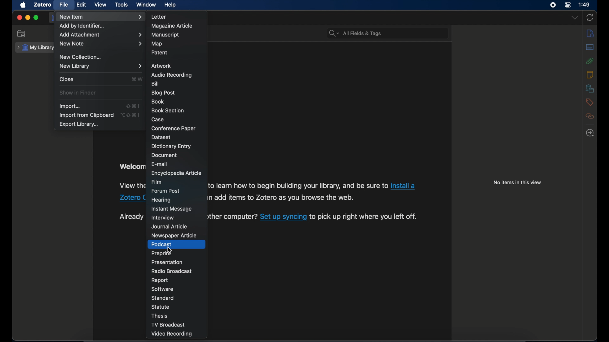 Image resolution: width=609 pixels, height=342 pixels. What do you see at coordinates (404, 186) in the screenshot?
I see `install a` at bounding box center [404, 186].